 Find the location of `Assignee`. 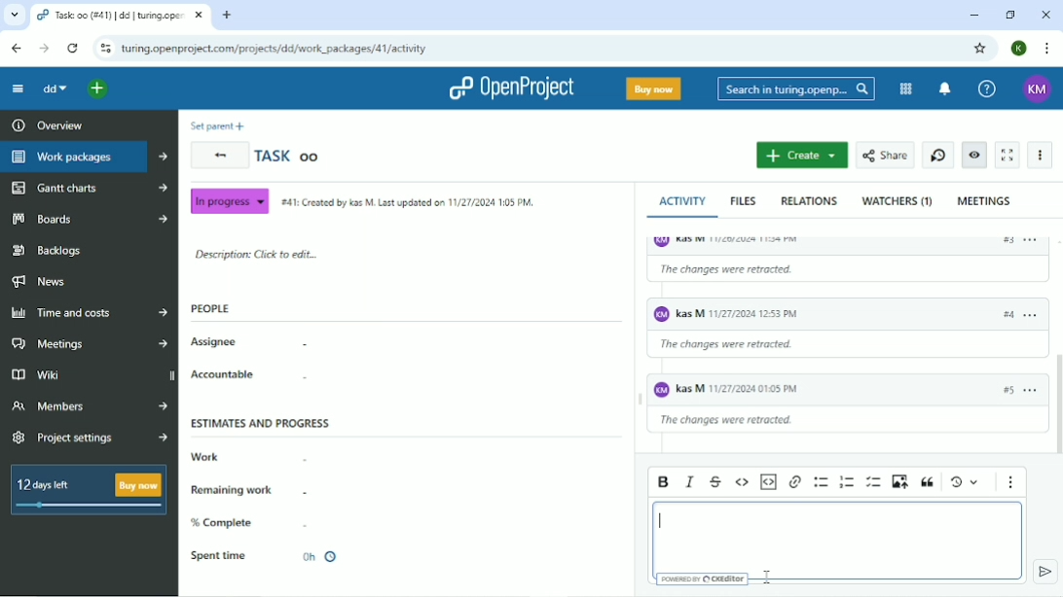

Assignee is located at coordinates (248, 343).